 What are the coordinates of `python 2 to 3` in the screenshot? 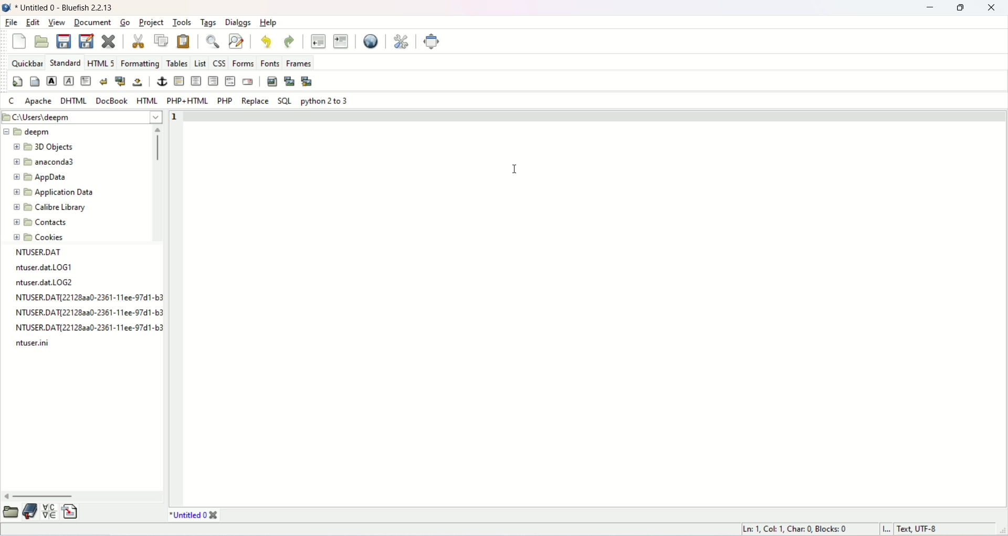 It's located at (326, 102).